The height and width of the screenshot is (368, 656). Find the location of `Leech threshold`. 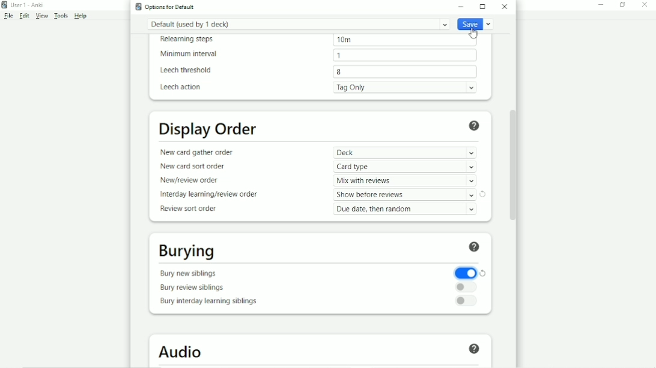

Leech threshold is located at coordinates (189, 71).